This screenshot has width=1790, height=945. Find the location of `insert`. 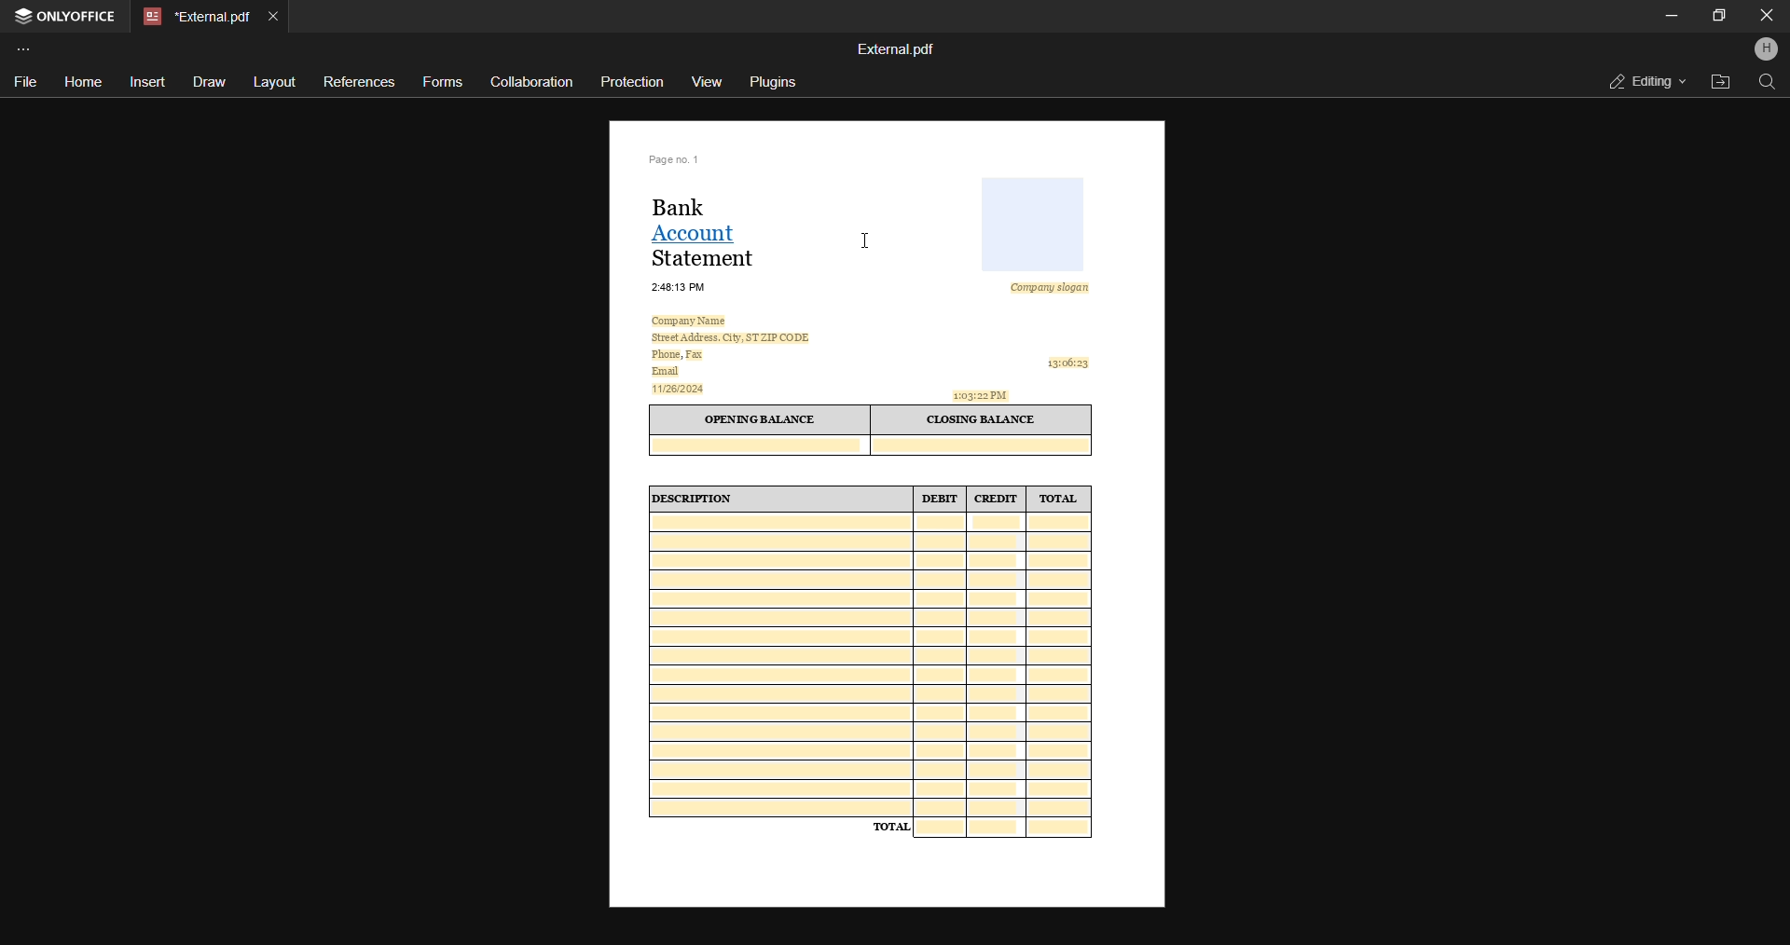

insert is located at coordinates (147, 80).